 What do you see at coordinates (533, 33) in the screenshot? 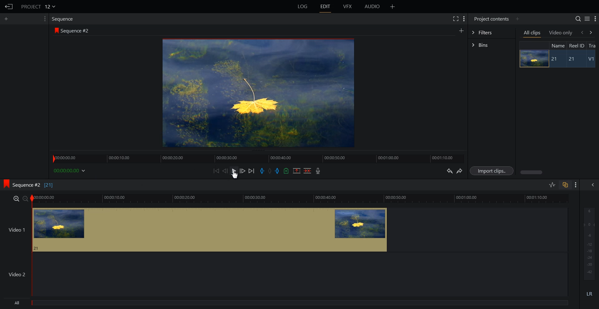
I see `All clips` at bounding box center [533, 33].